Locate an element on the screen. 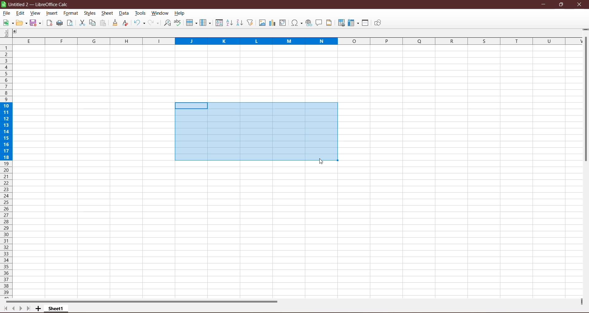  Insert Special Characters is located at coordinates (297, 23).